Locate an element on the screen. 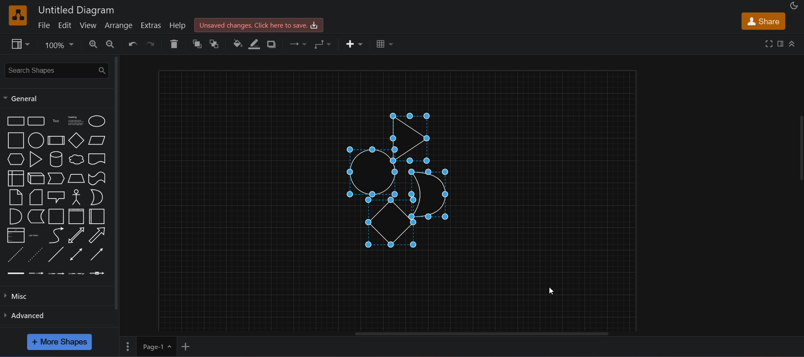 Image resolution: width=804 pixels, height=357 pixels. shadow is located at coordinates (274, 44).